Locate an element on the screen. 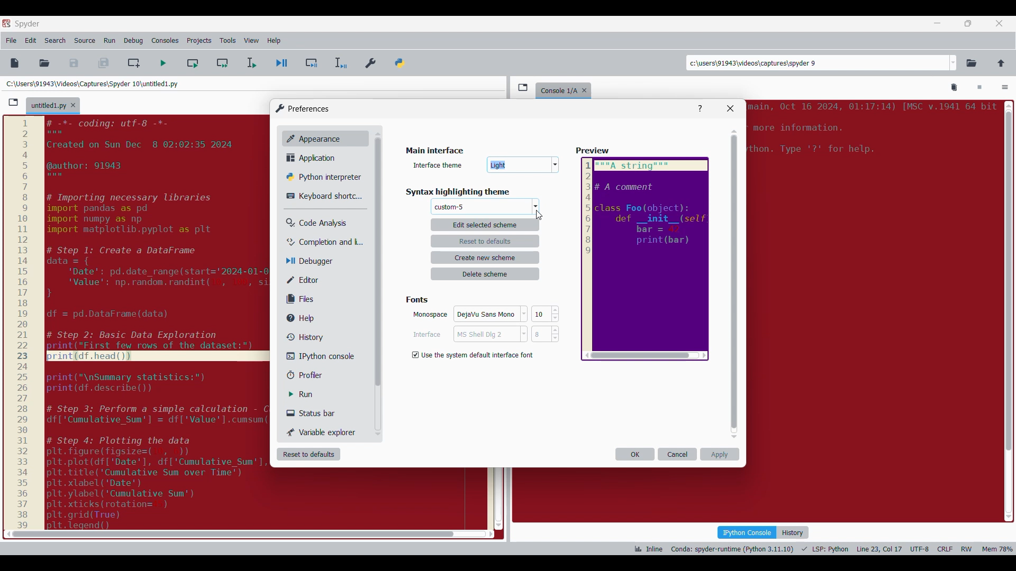  Browse a working directory is located at coordinates (972, 63).